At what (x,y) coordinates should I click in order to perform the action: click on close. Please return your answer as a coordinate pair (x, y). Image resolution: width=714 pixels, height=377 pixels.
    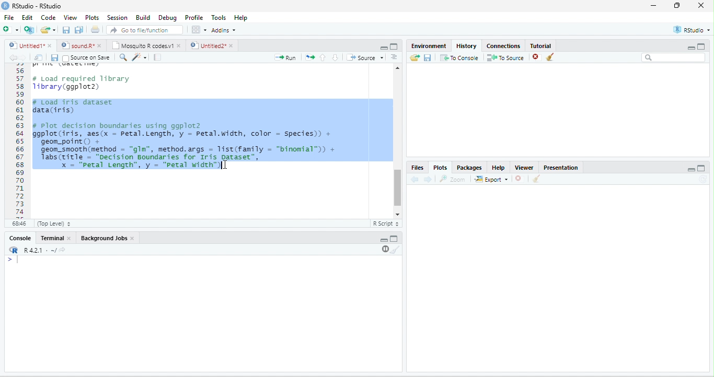
    Looking at the image, I should click on (233, 45).